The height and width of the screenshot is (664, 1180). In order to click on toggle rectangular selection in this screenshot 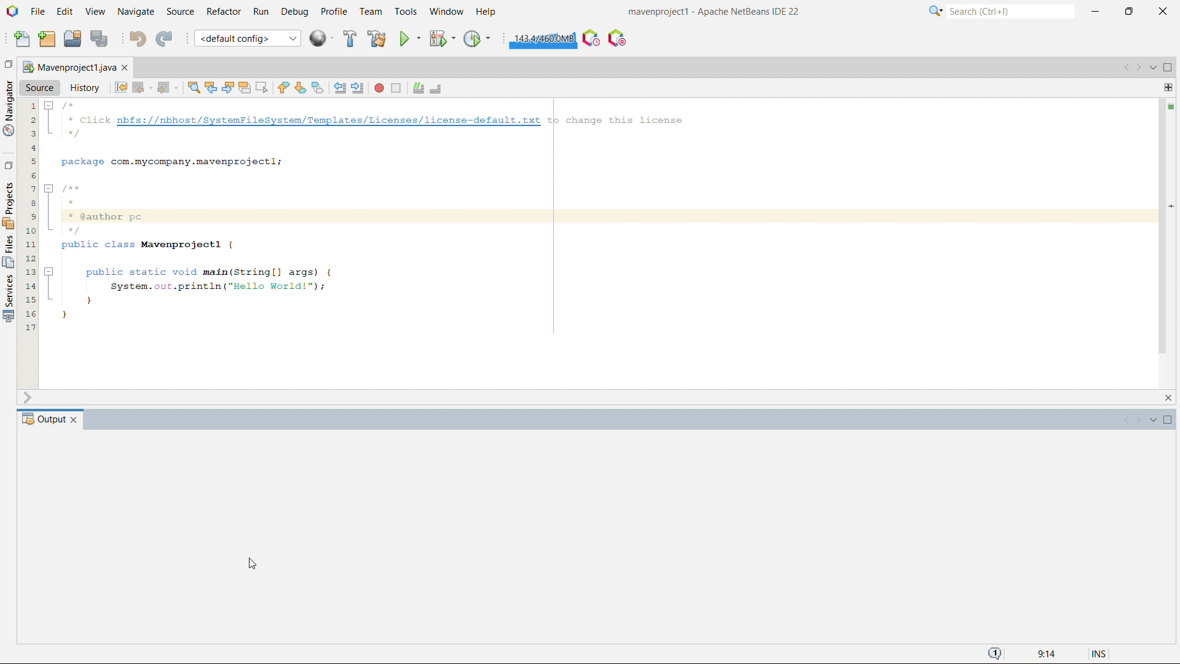, I will do `click(262, 90)`.